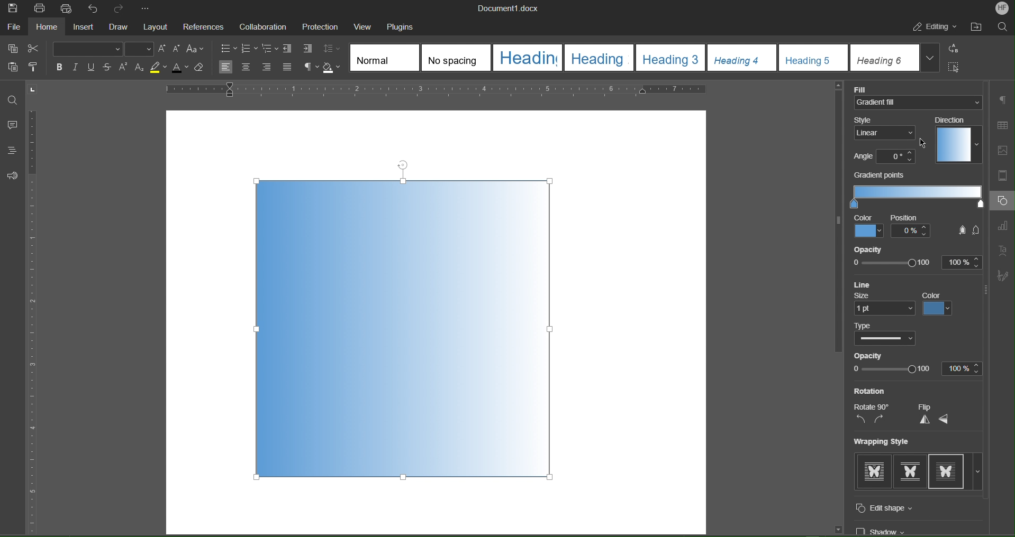 The height and width of the screenshot is (537, 1015). What do you see at coordinates (867, 284) in the screenshot?
I see `Line` at bounding box center [867, 284].